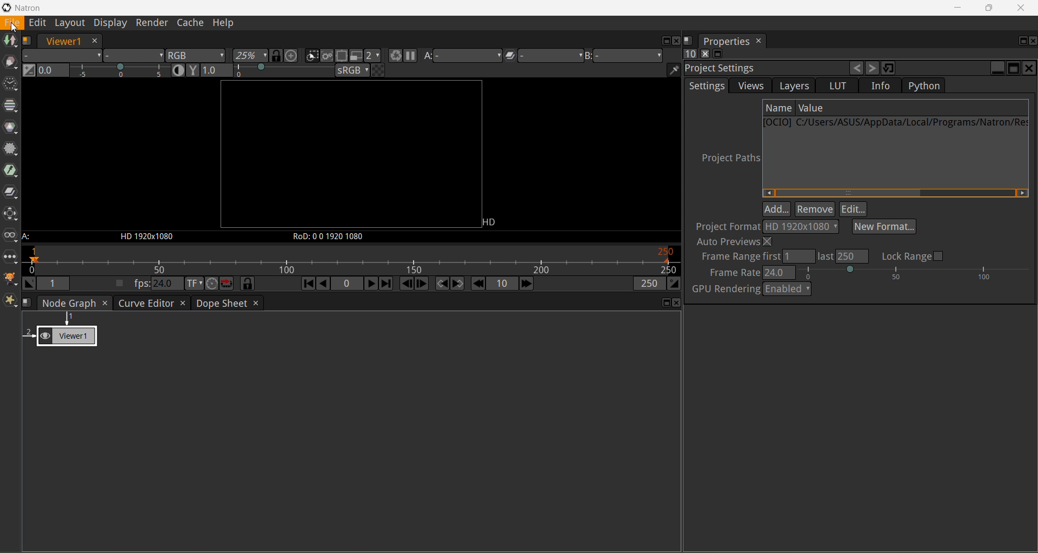 The width and height of the screenshot is (1038, 553). Describe the element at coordinates (11, 214) in the screenshot. I see `Transform` at that location.